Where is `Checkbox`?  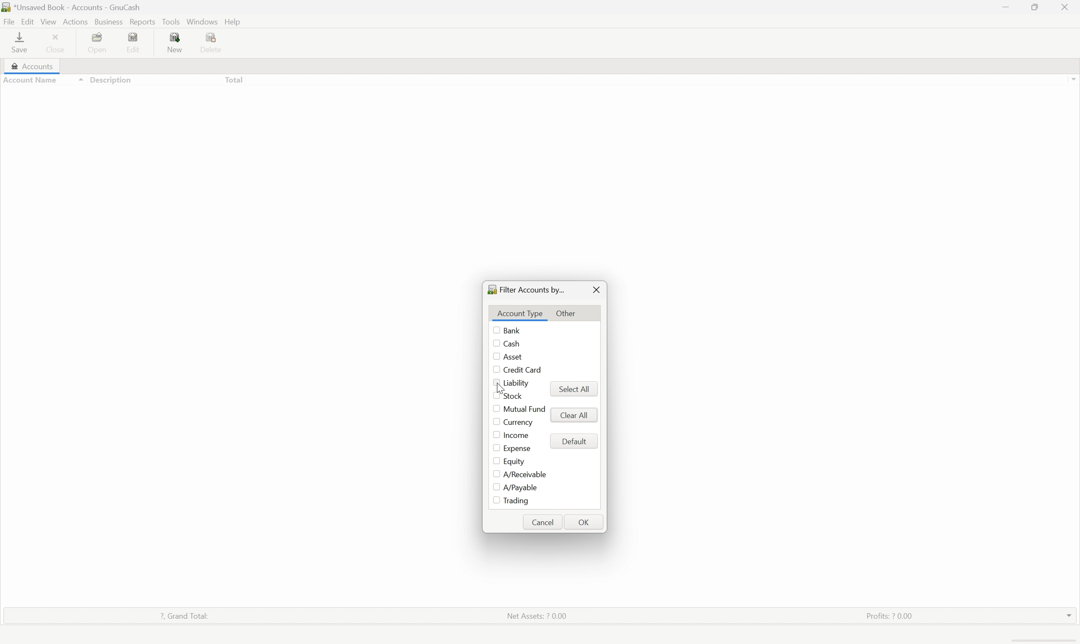 Checkbox is located at coordinates (493, 473).